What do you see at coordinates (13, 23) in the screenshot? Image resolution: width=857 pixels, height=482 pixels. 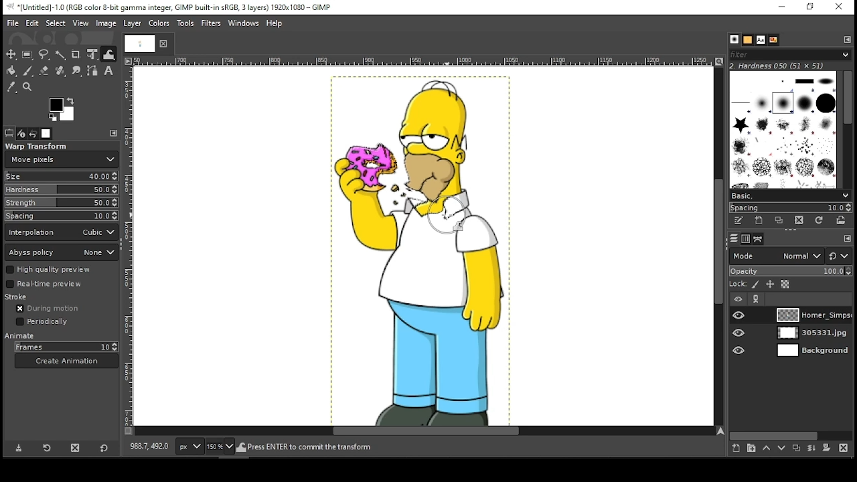 I see `file` at bounding box center [13, 23].